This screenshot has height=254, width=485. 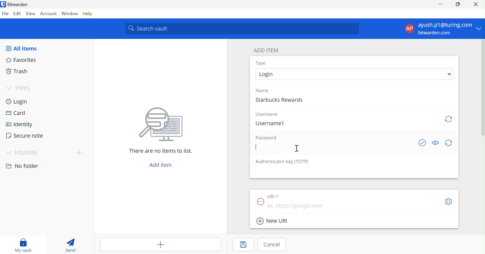 What do you see at coordinates (270, 123) in the screenshot?
I see `Username1` at bounding box center [270, 123].